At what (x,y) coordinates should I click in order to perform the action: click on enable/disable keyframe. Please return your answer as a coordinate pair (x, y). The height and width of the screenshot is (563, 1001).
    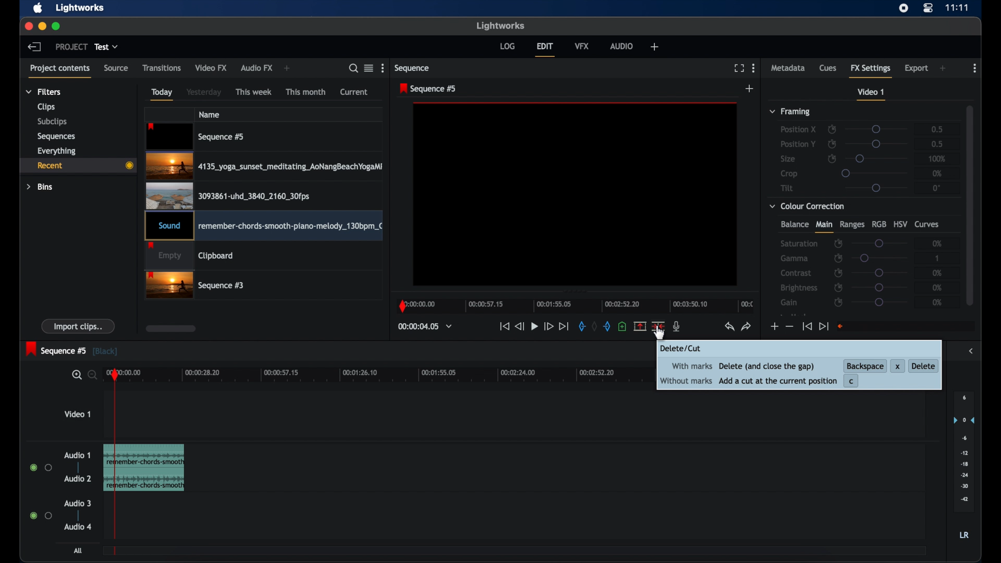
    Looking at the image, I should click on (832, 158).